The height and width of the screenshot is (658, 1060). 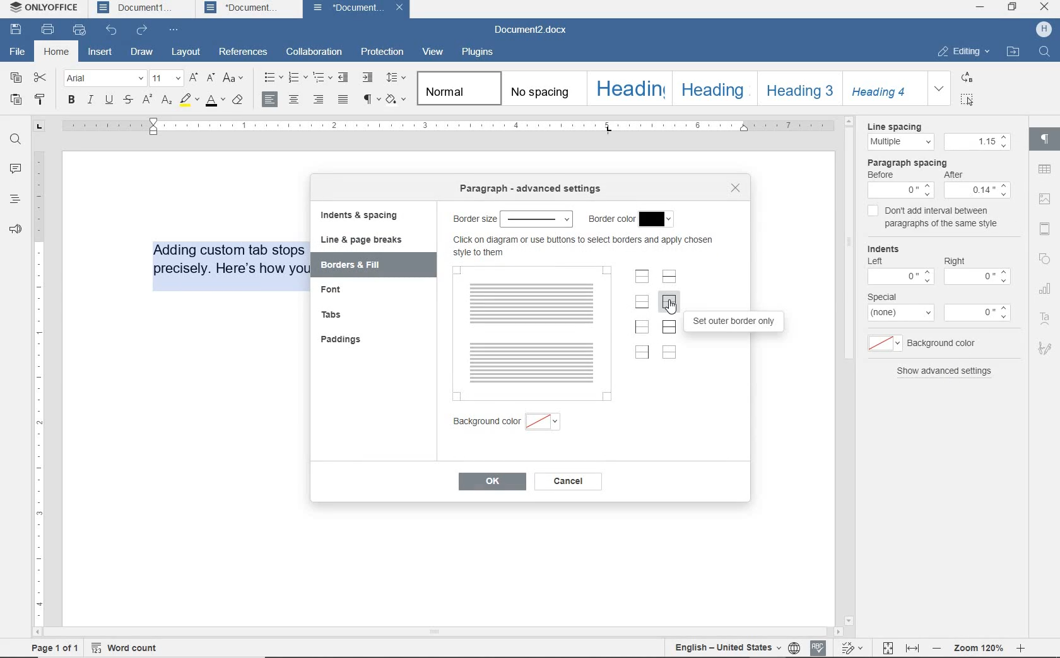 What do you see at coordinates (671, 277) in the screenshot?
I see `set horizontal inner lines only` at bounding box center [671, 277].